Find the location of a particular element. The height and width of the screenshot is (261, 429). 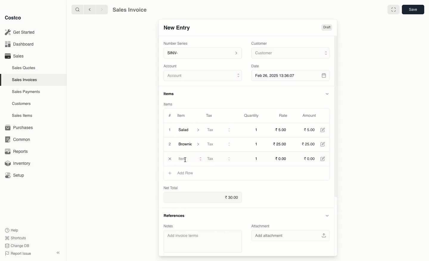

‘Account is located at coordinates (172, 66).